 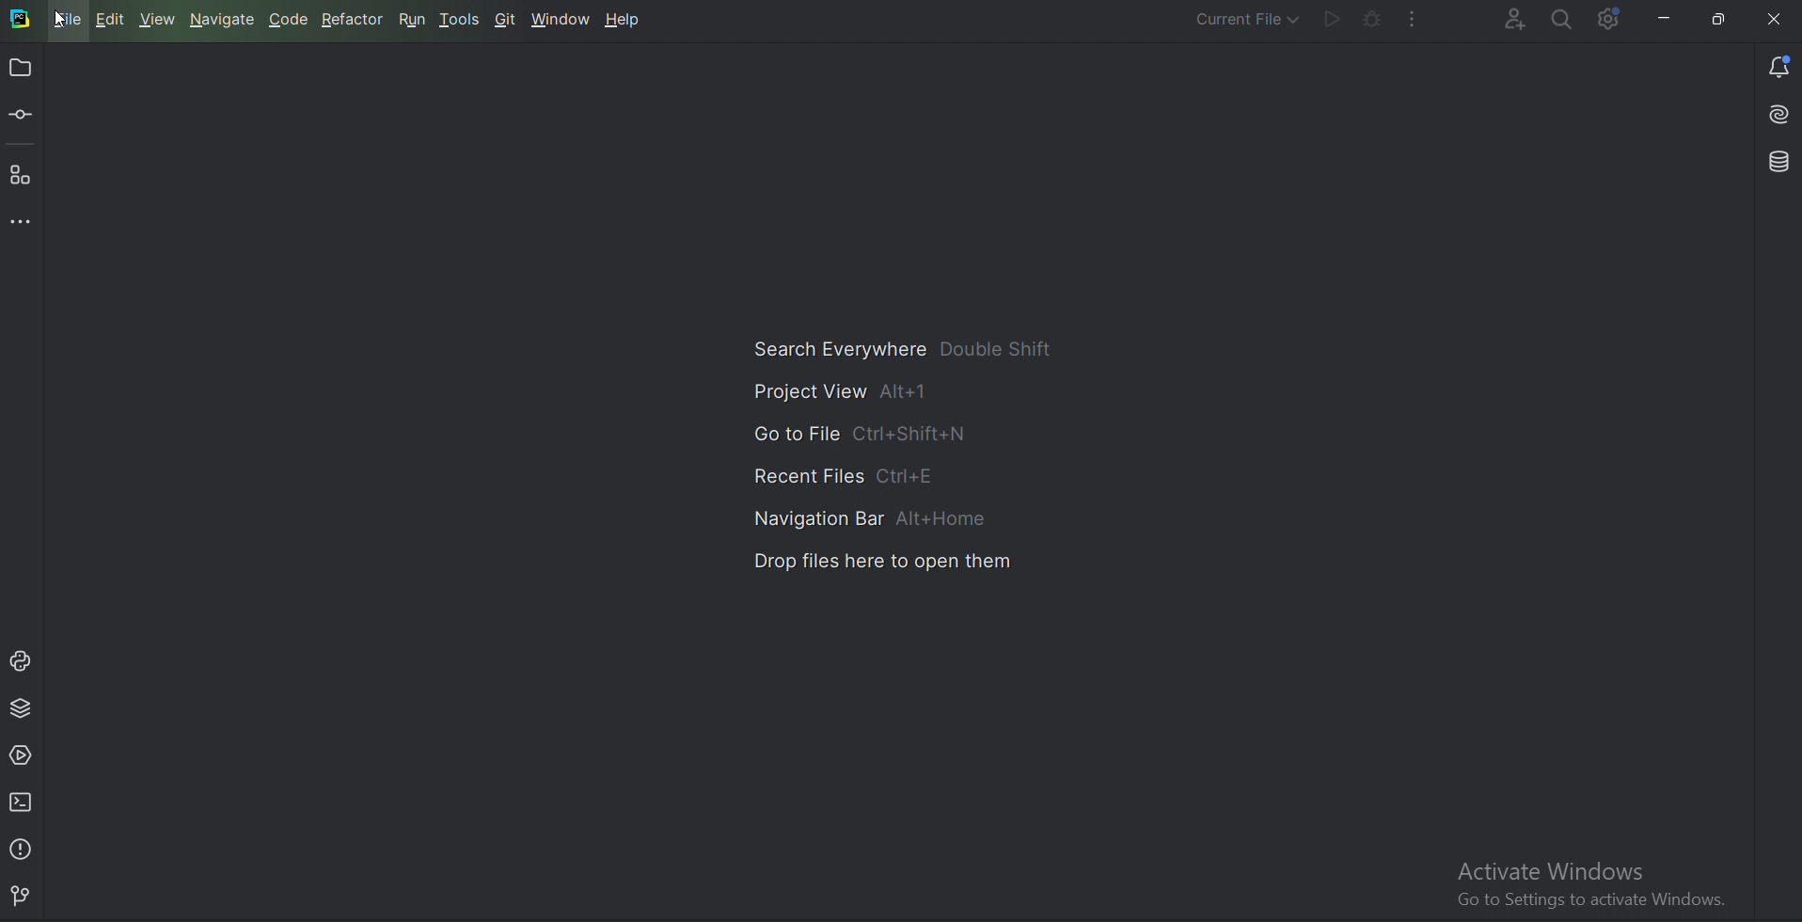 I want to click on Window, so click(x=561, y=20).